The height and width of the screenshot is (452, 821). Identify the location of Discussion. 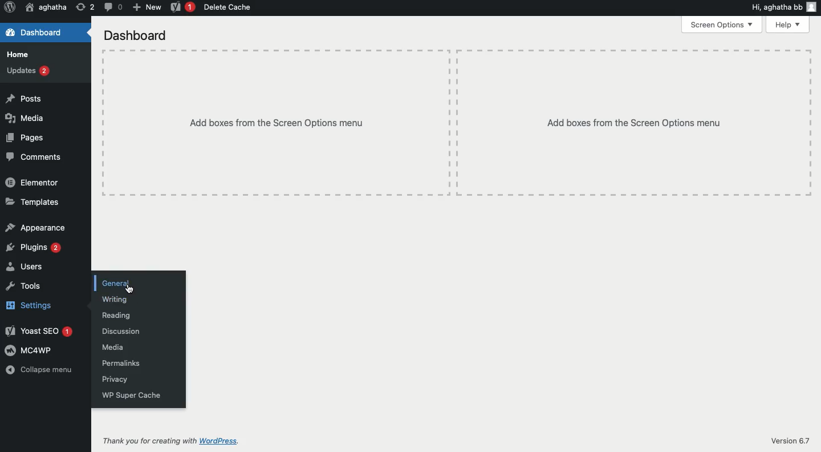
(120, 332).